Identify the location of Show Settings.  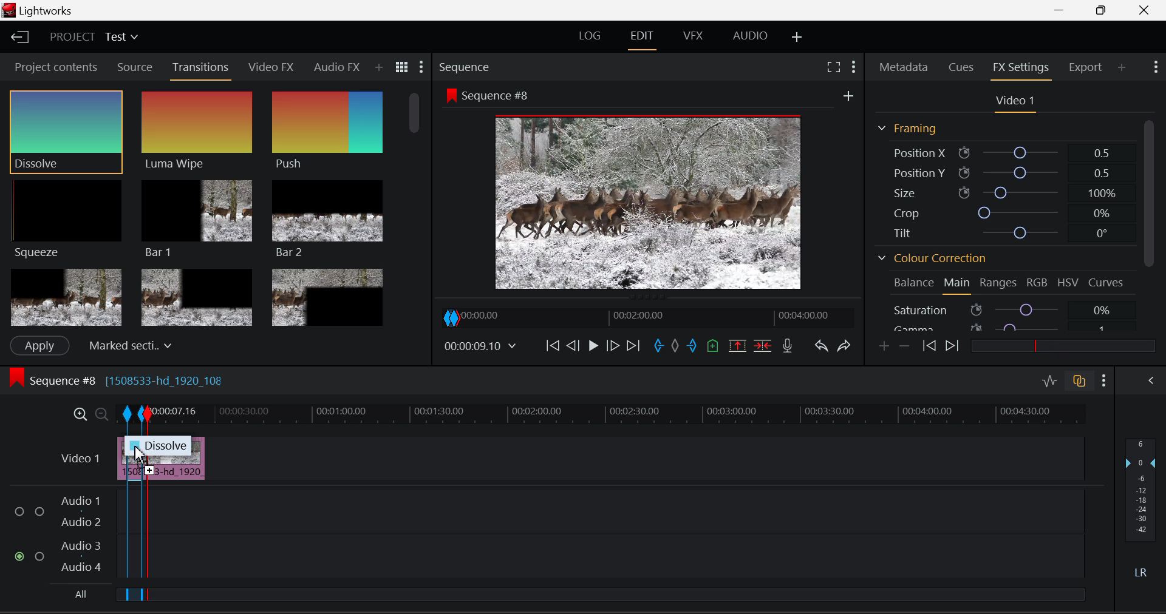
(854, 67).